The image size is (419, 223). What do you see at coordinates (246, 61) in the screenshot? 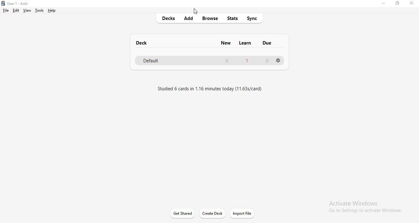
I see `1` at bounding box center [246, 61].